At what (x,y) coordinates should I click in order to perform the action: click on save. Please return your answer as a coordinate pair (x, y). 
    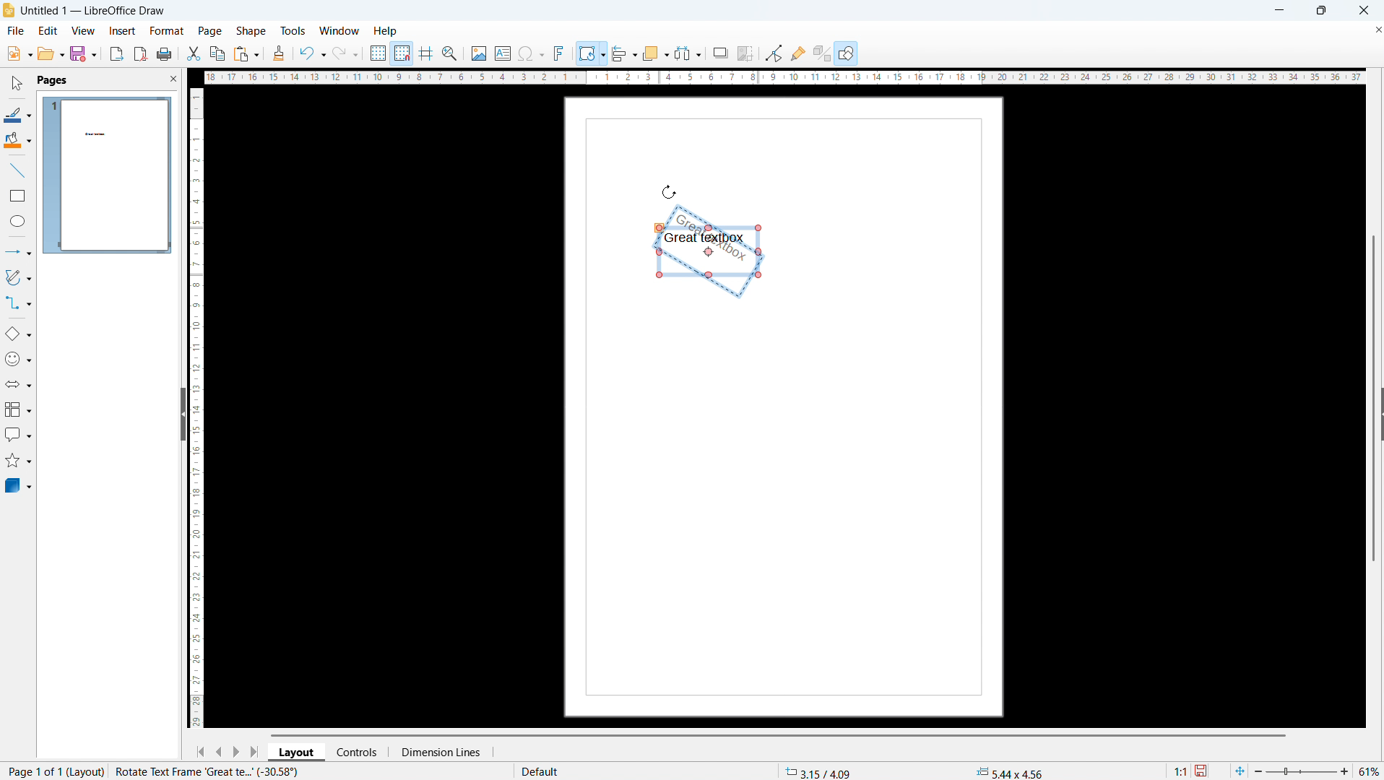
    Looking at the image, I should click on (83, 53).